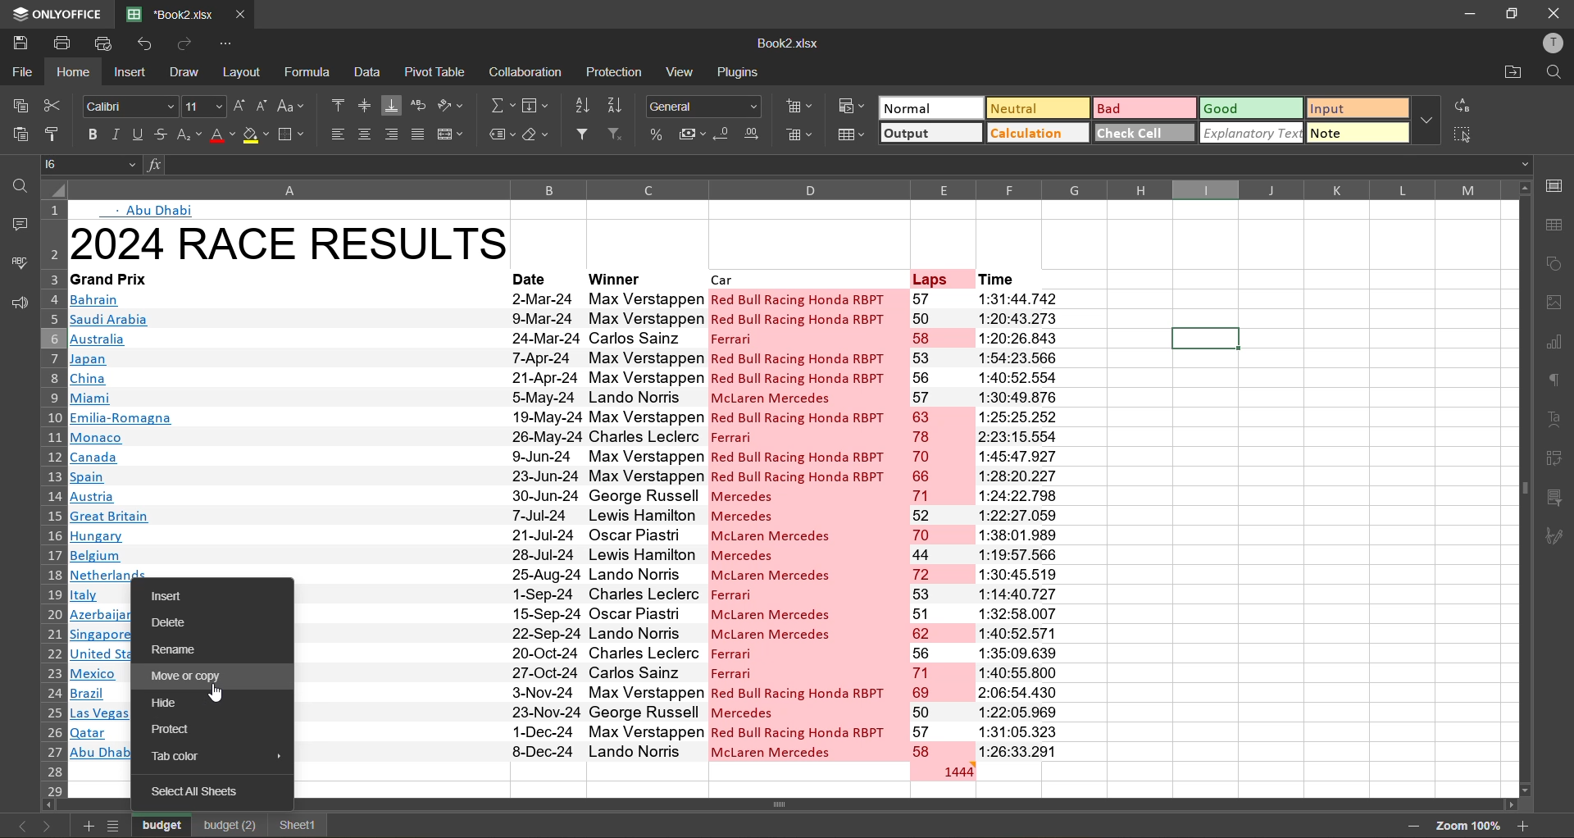  I want to click on laps, so click(939, 278).